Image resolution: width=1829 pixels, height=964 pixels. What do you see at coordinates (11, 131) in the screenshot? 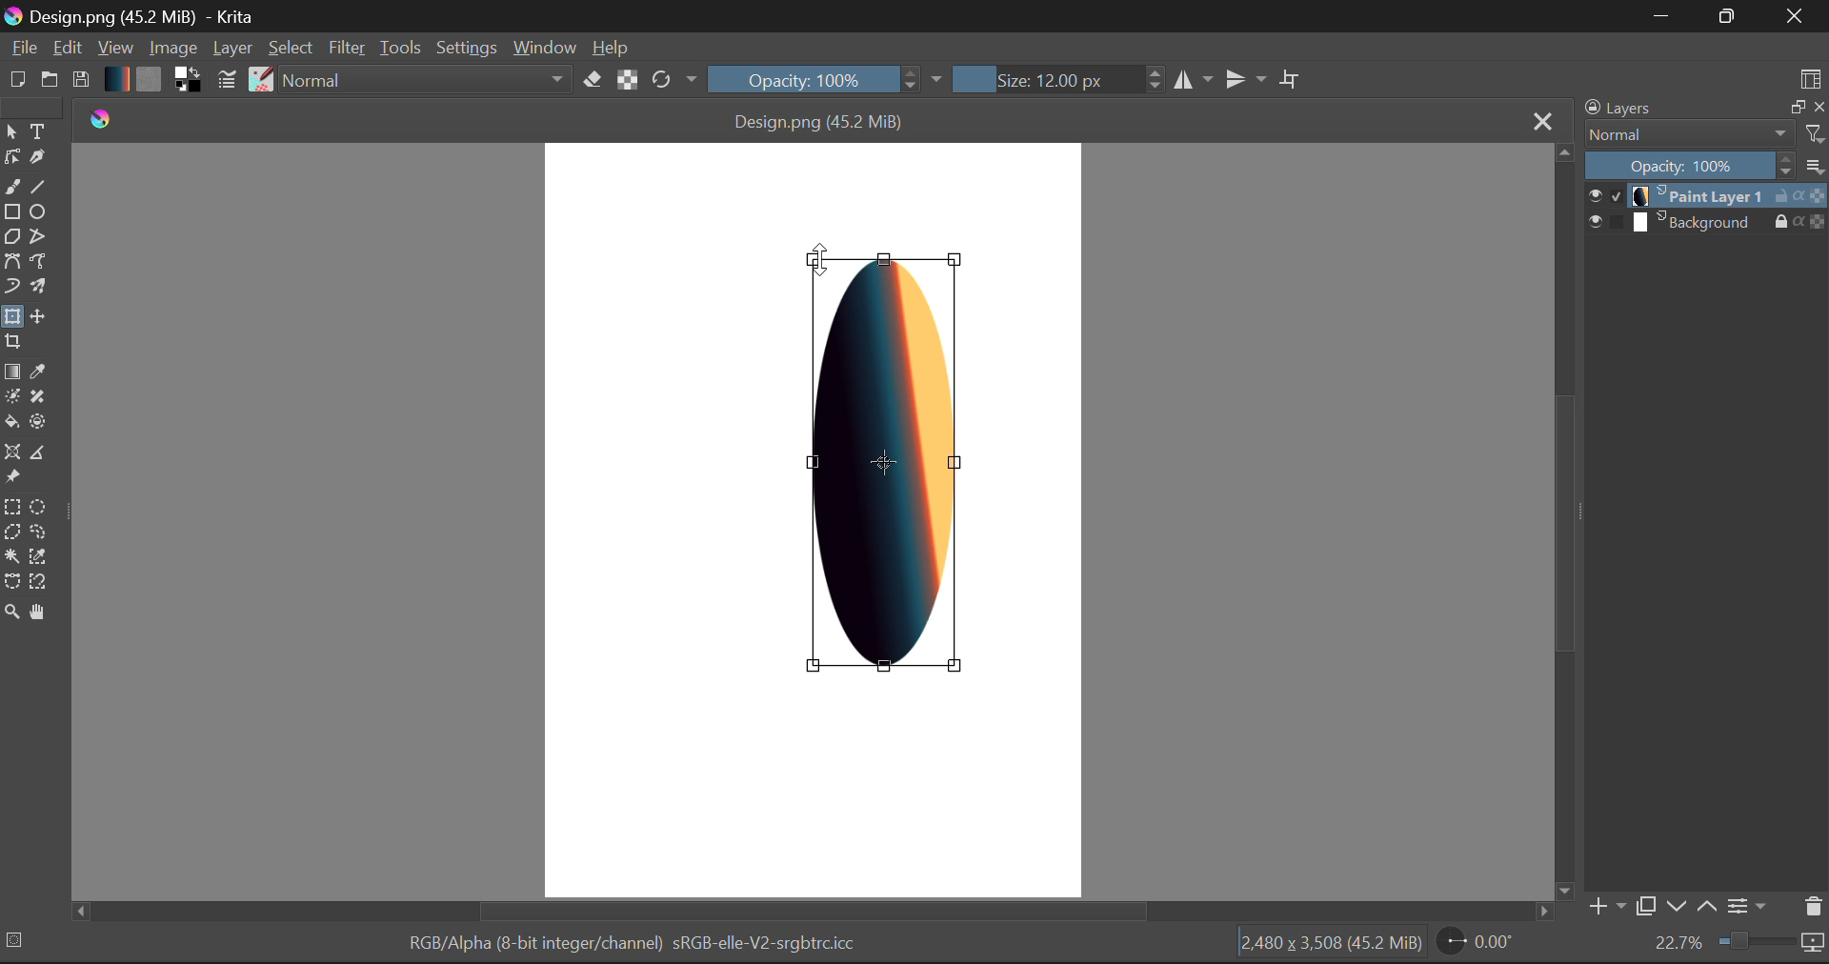
I see `Select` at bounding box center [11, 131].